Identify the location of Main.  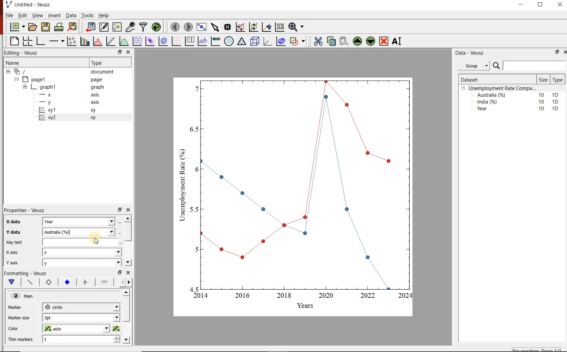
(29, 296).